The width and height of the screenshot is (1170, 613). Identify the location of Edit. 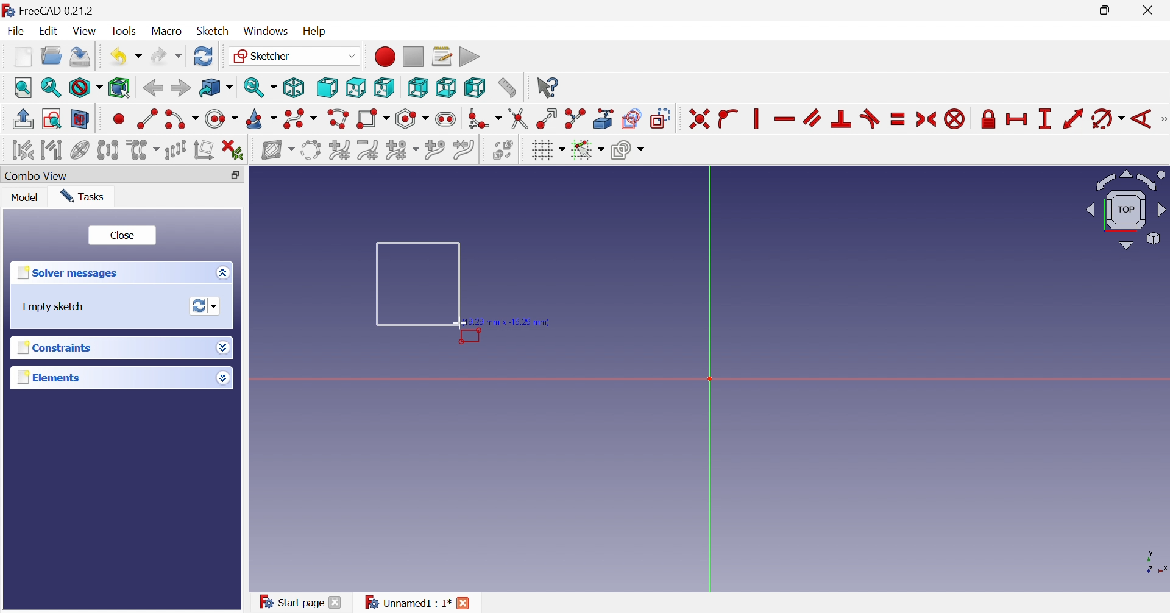
(50, 31).